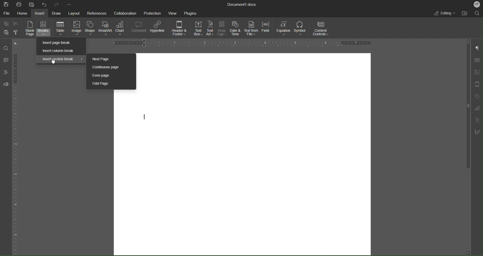 The image size is (483, 256). What do you see at coordinates (30, 28) in the screenshot?
I see `Blank Page` at bounding box center [30, 28].